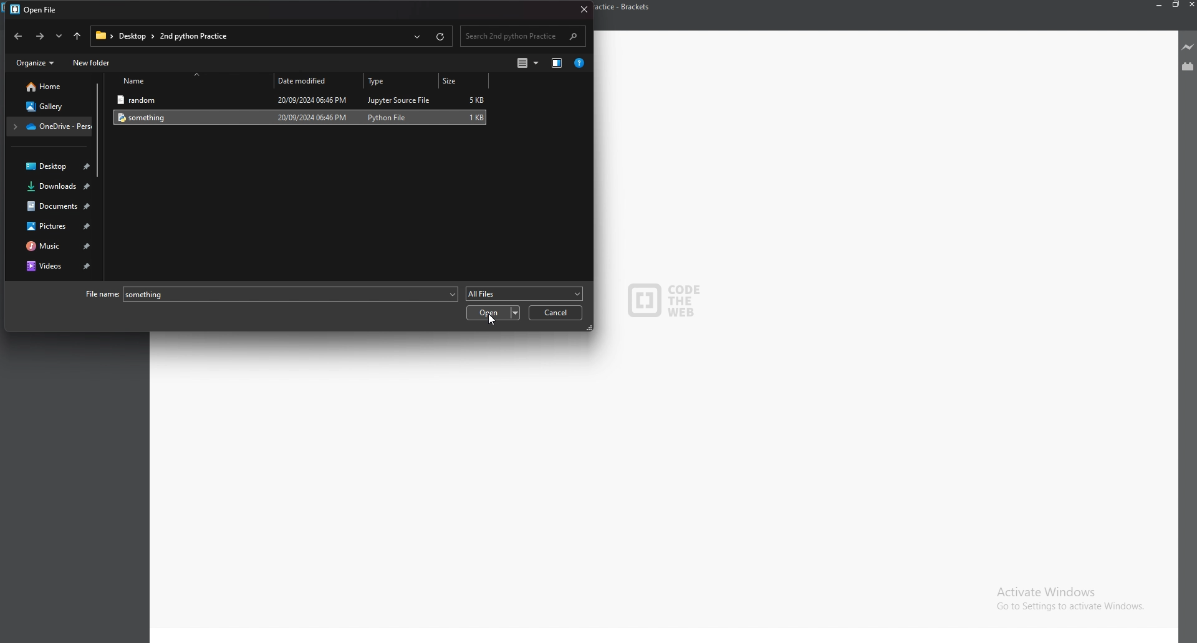 Image resolution: width=1197 pixels, height=643 pixels. I want to click on scroll bar, so click(98, 131).